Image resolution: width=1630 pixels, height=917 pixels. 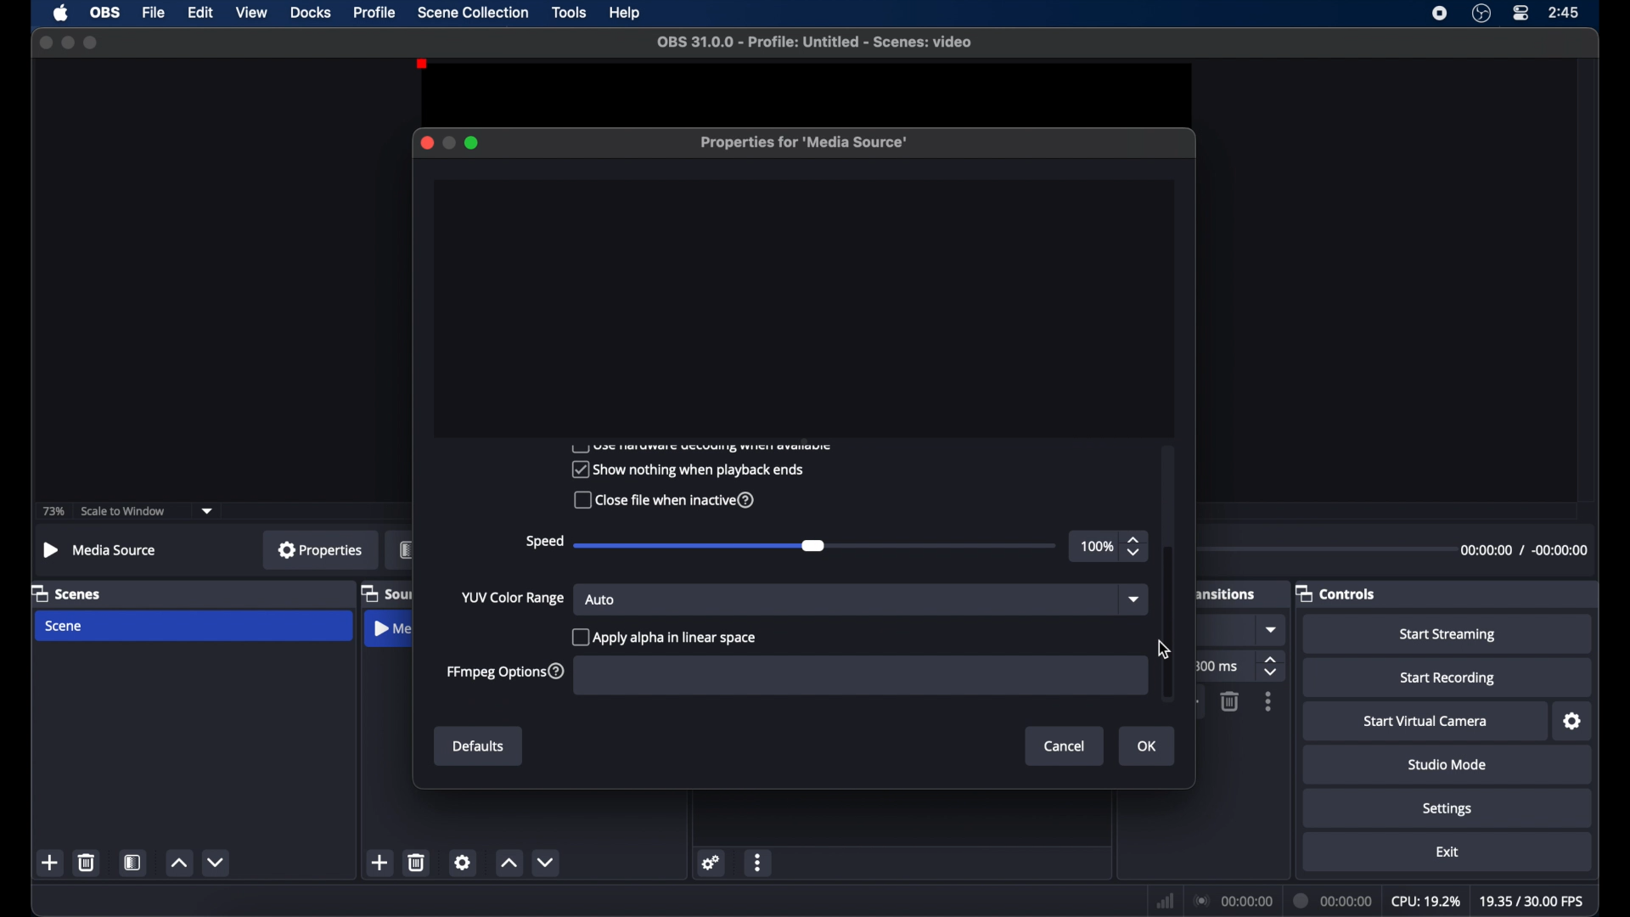 I want to click on edit, so click(x=200, y=13).